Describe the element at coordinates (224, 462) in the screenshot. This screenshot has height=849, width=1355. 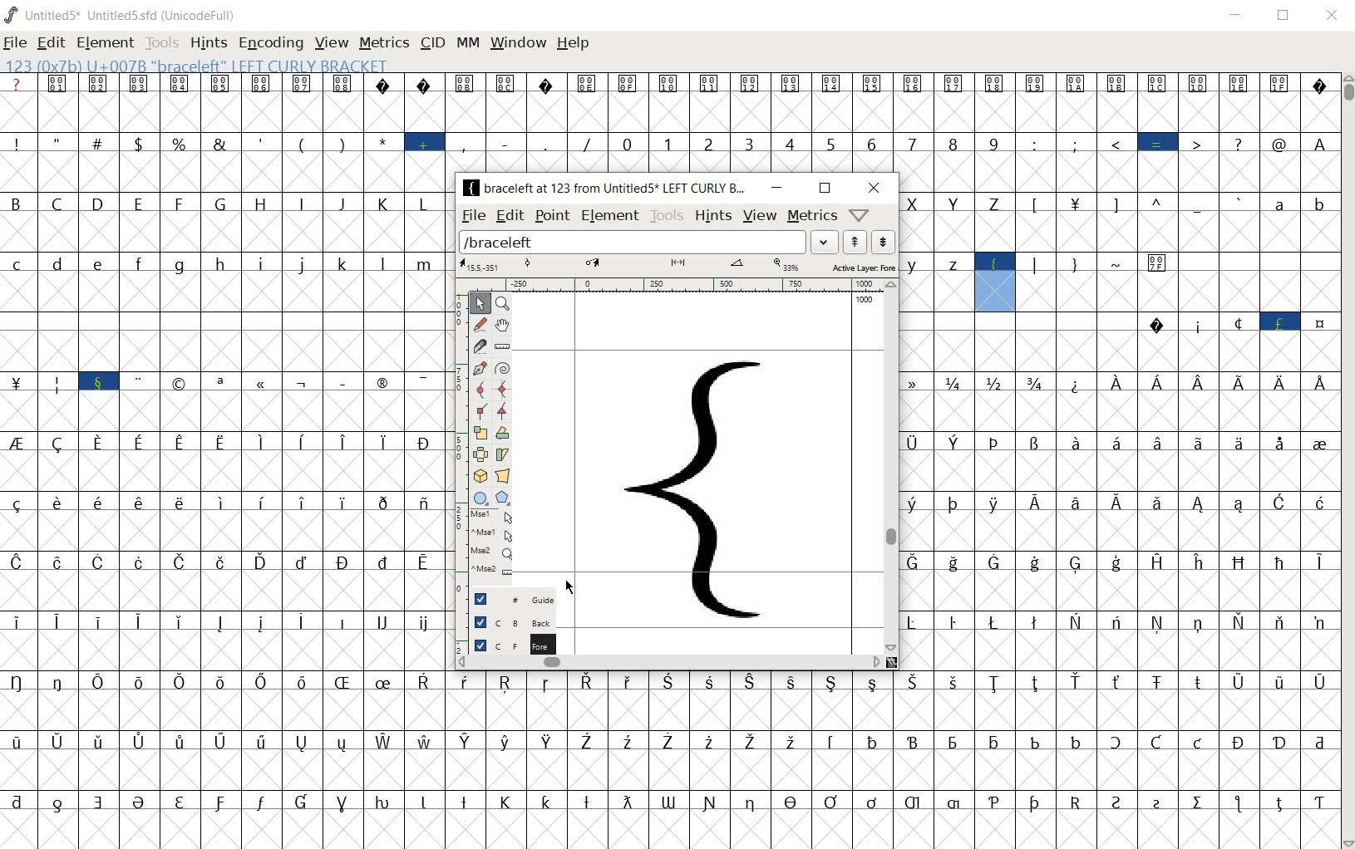
I see `glyphs` at that location.